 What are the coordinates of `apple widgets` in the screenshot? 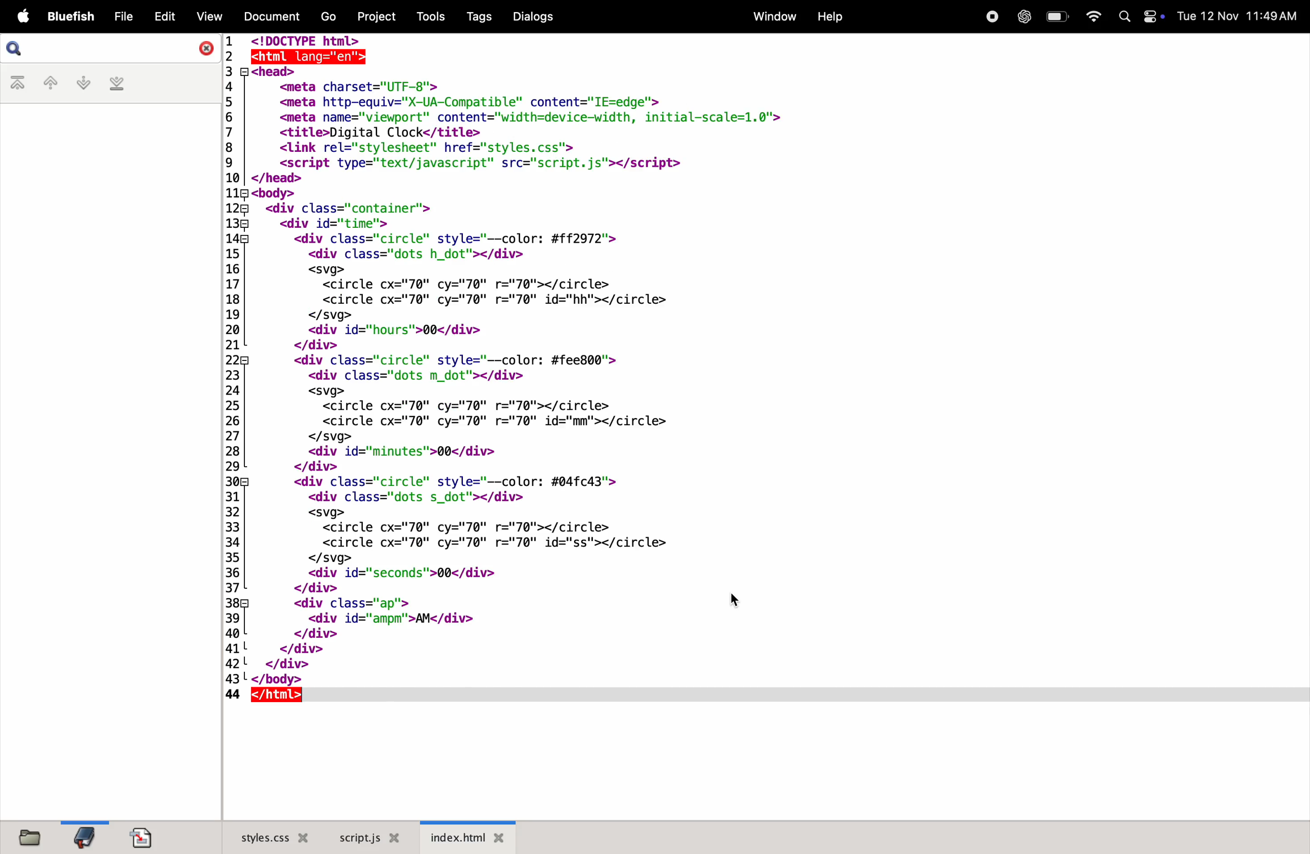 It's located at (1143, 16).